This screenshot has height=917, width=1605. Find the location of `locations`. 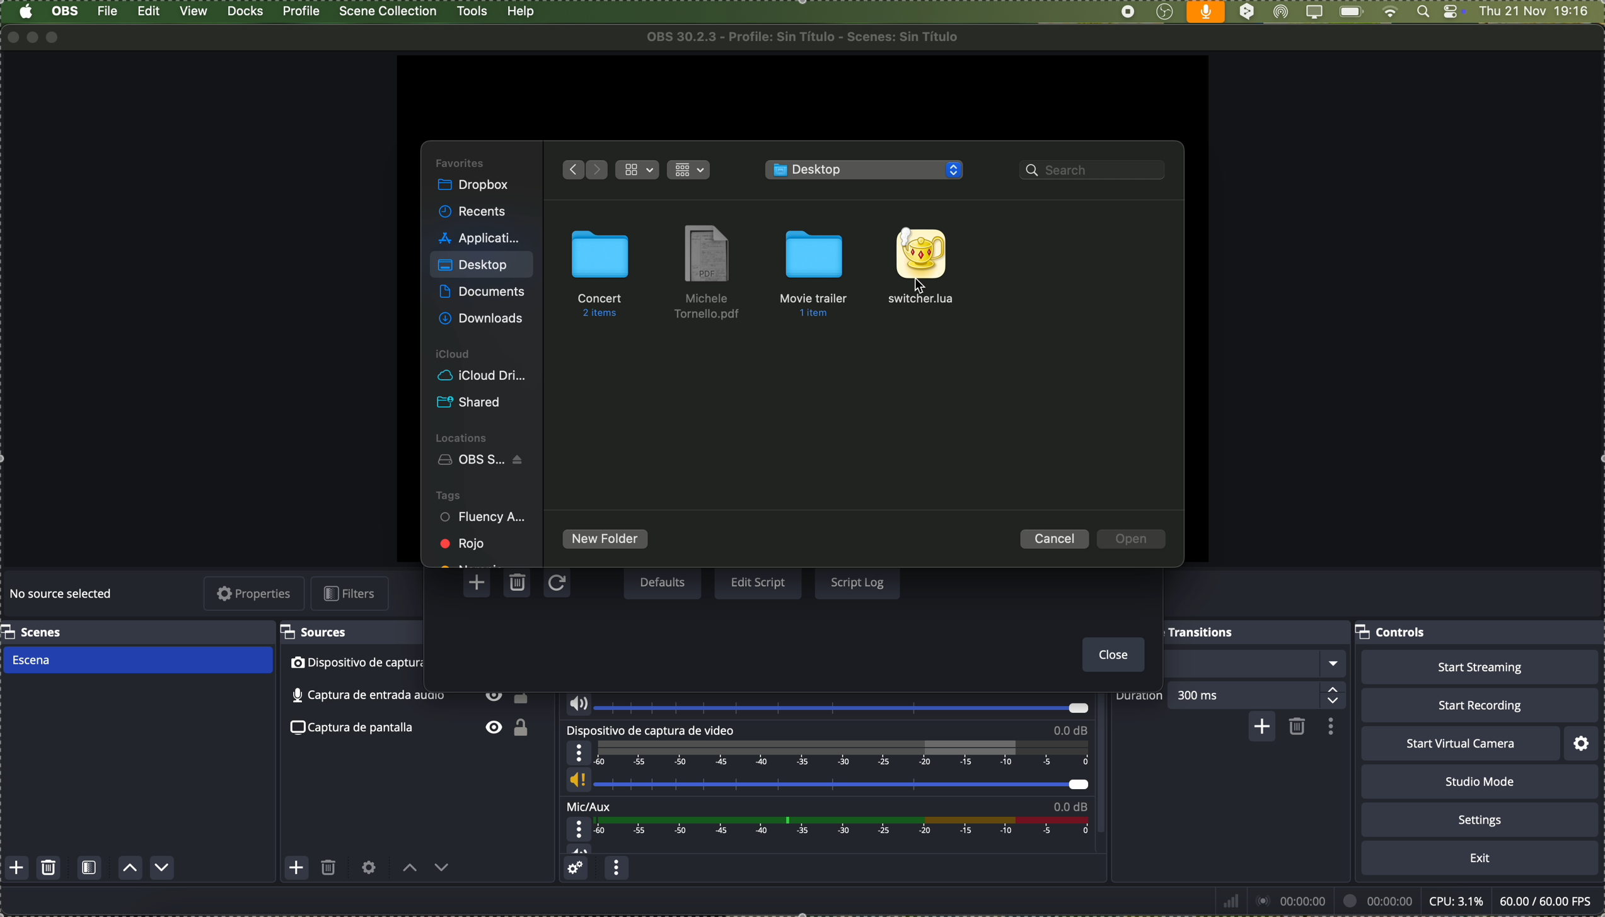

locations is located at coordinates (465, 436).